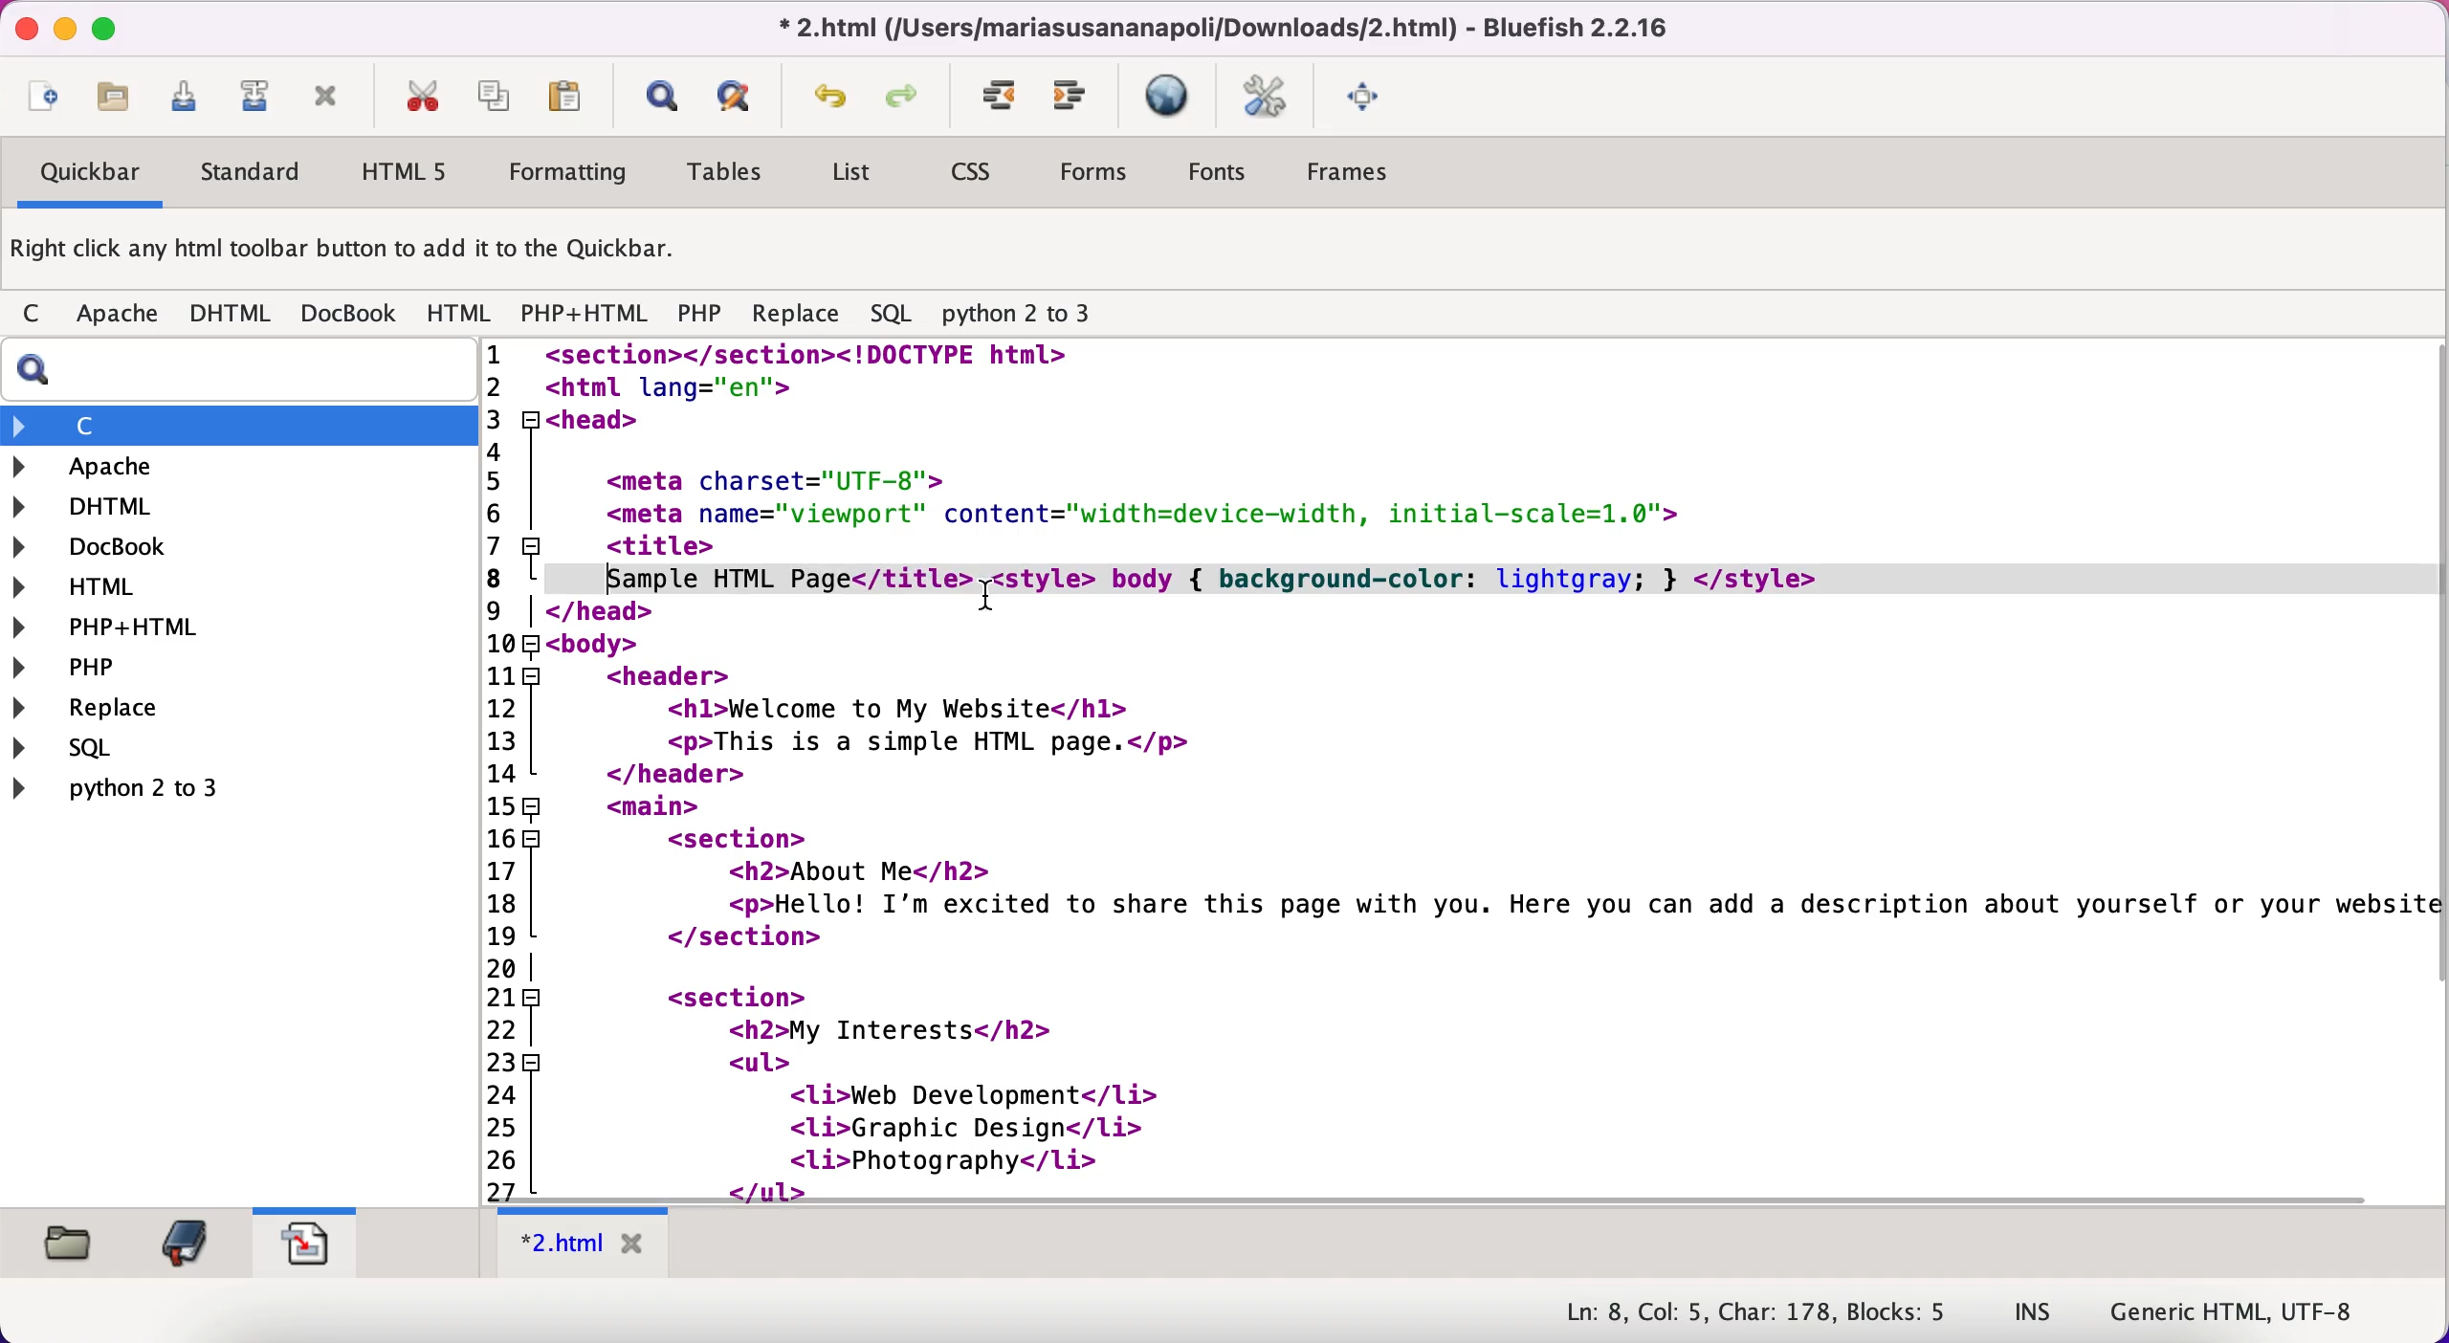 The height and width of the screenshot is (1343, 2449). I want to click on search bar, so click(234, 370).